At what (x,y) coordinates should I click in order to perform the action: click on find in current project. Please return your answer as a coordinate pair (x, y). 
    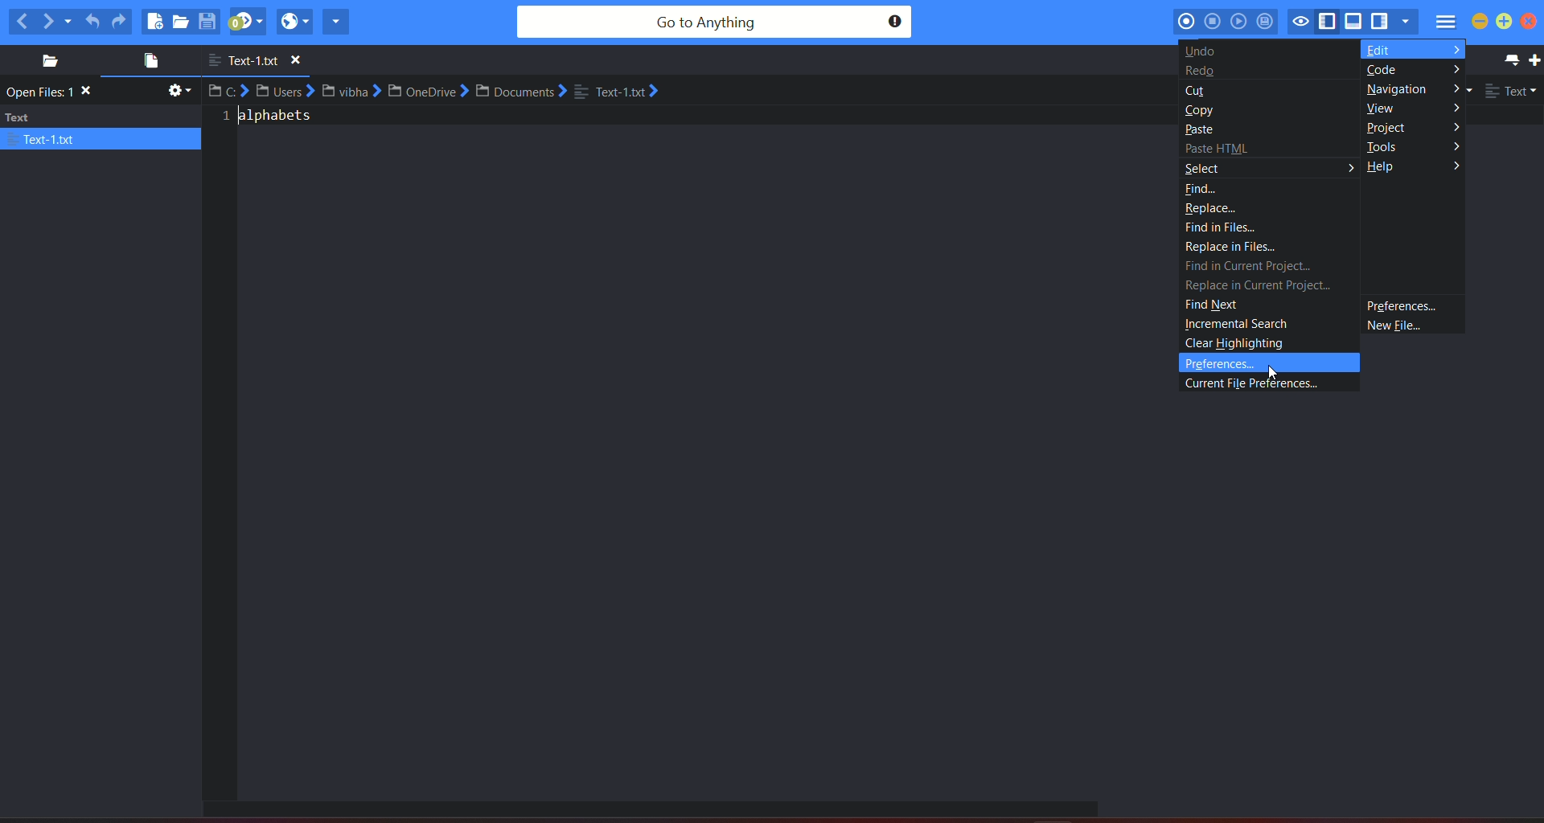
    Looking at the image, I should click on (1253, 266).